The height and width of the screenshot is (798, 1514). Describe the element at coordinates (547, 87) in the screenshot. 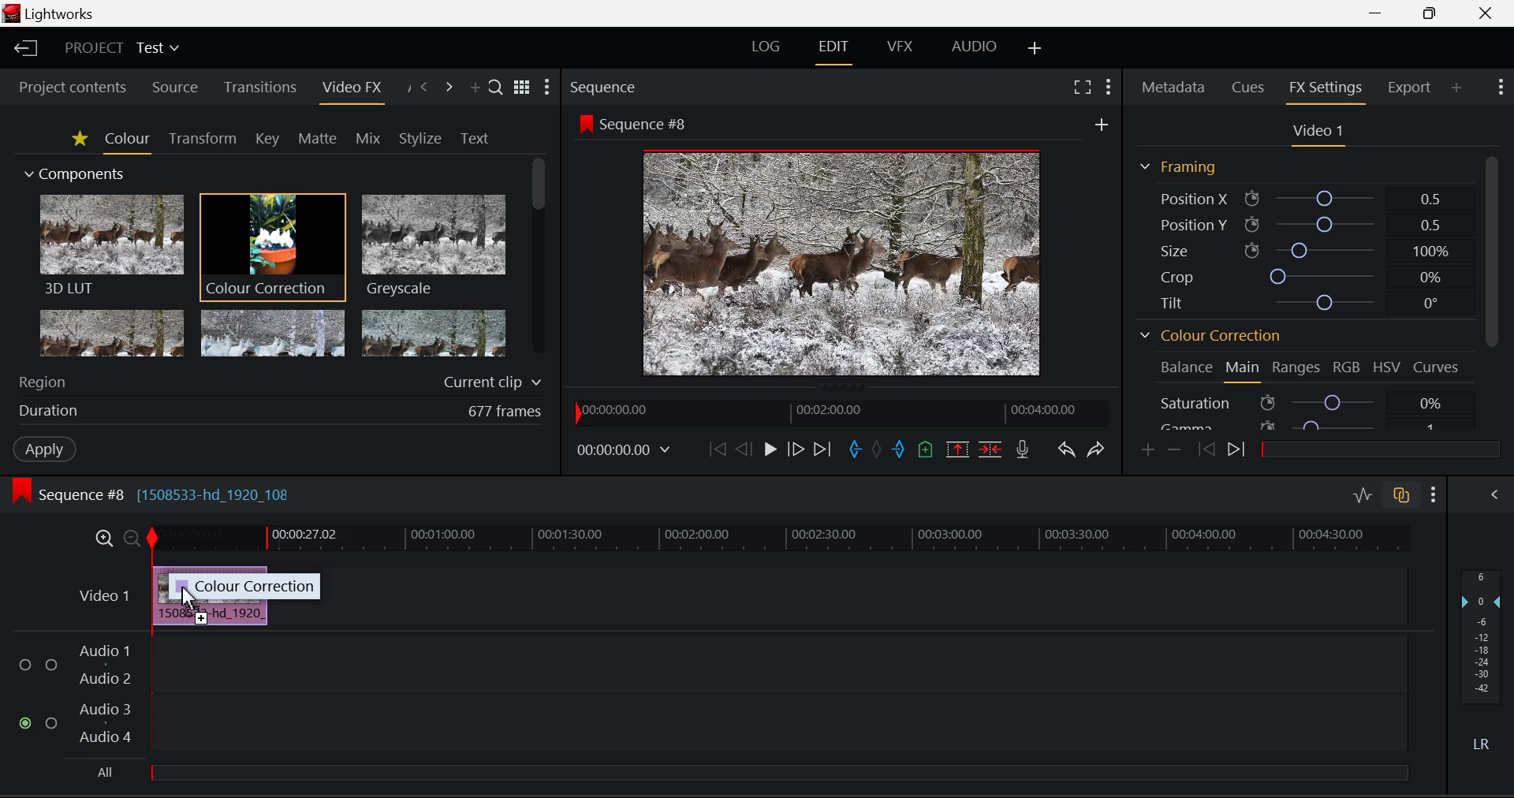

I see `Show Settings` at that location.